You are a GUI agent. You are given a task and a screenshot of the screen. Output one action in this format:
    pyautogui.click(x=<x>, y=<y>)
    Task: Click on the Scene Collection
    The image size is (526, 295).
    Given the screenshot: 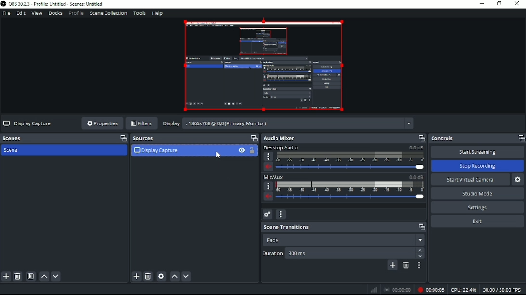 What is the action you would take?
    pyautogui.click(x=108, y=13)
    